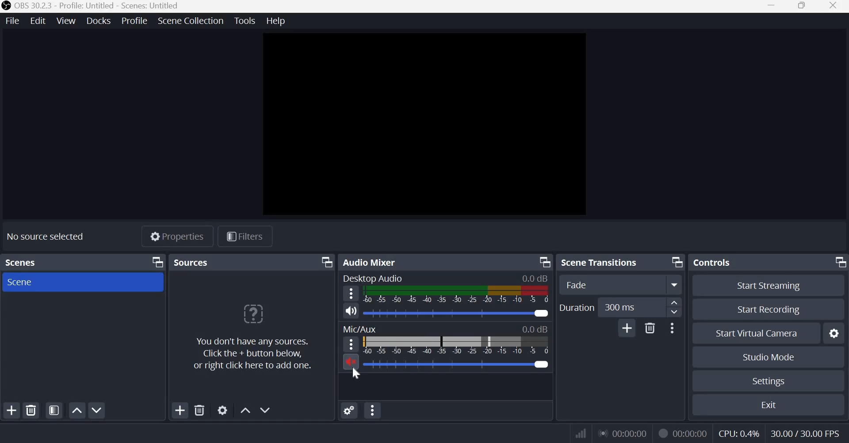 The width and height of the screenshot is (849, 443). I want to click on Window size toggle, so click(802, 6).